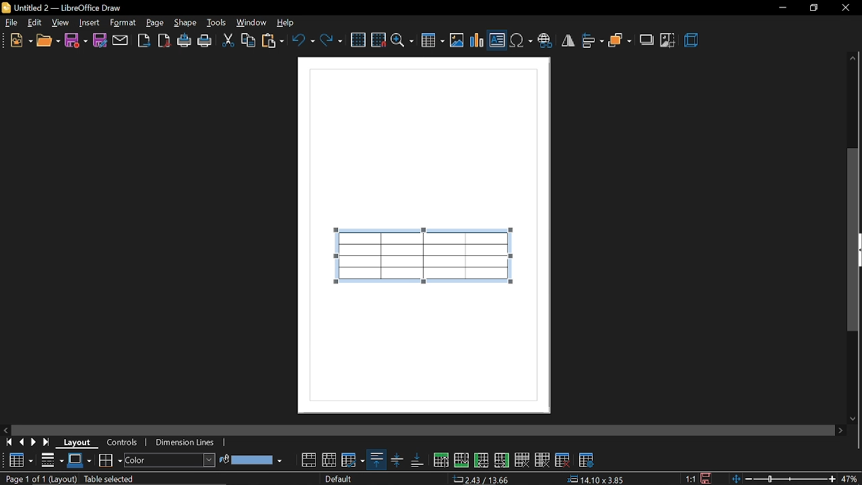  Describe the element at coordinates (567, 39) in the screenshot. I see `flip` at that location.